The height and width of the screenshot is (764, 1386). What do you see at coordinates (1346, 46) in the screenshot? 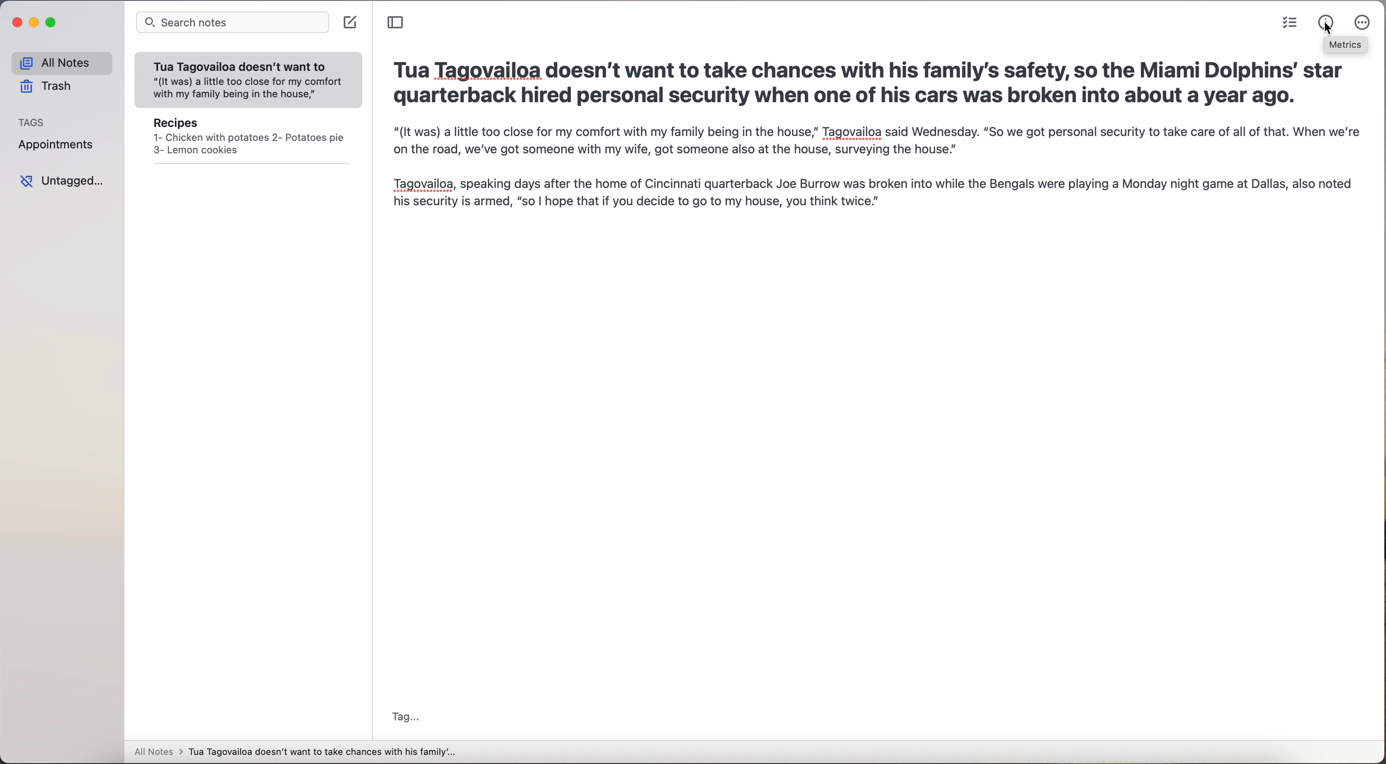
I see `metrics` at bounding box center [1346, 46].